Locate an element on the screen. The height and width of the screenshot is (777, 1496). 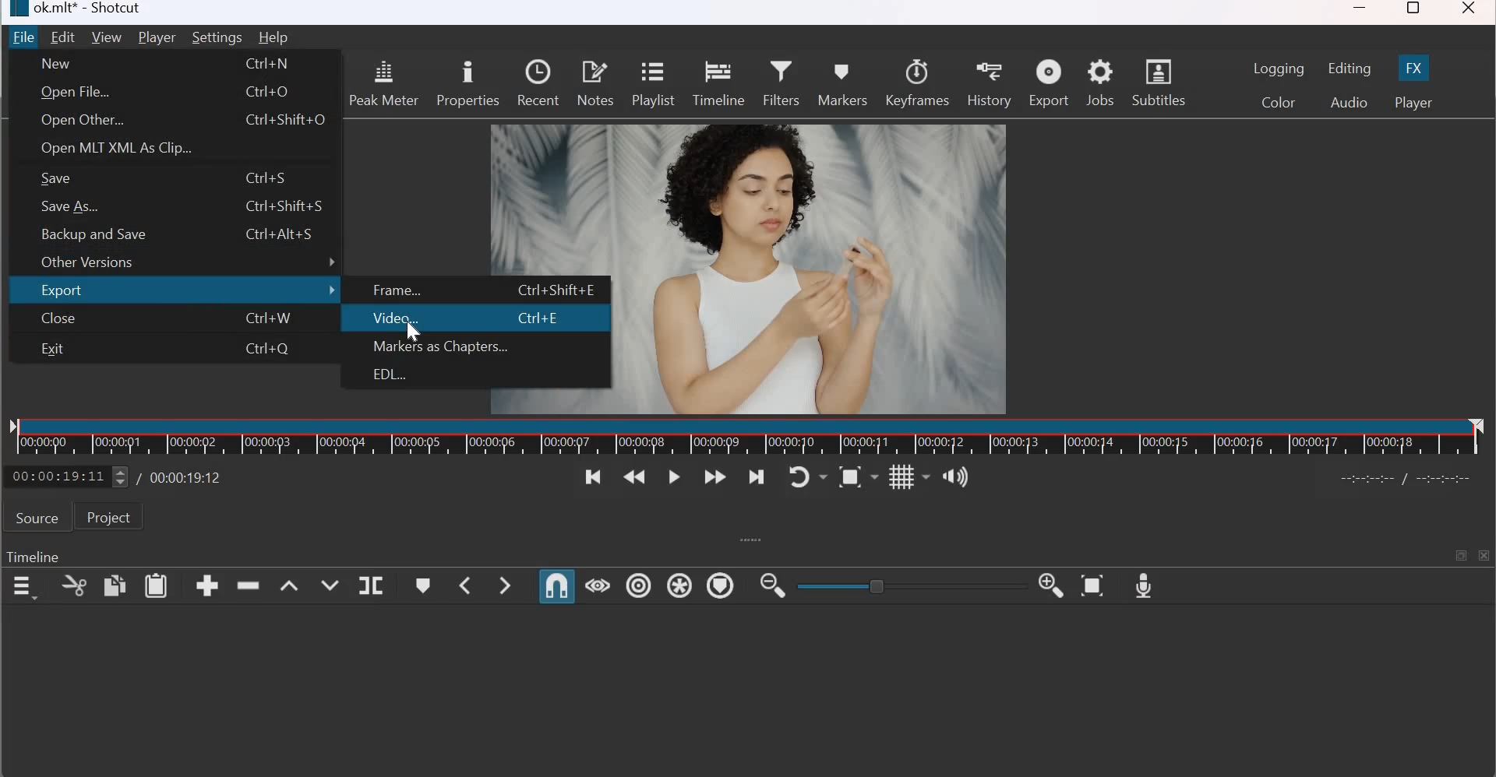
save is located at coordinates (55, 178).